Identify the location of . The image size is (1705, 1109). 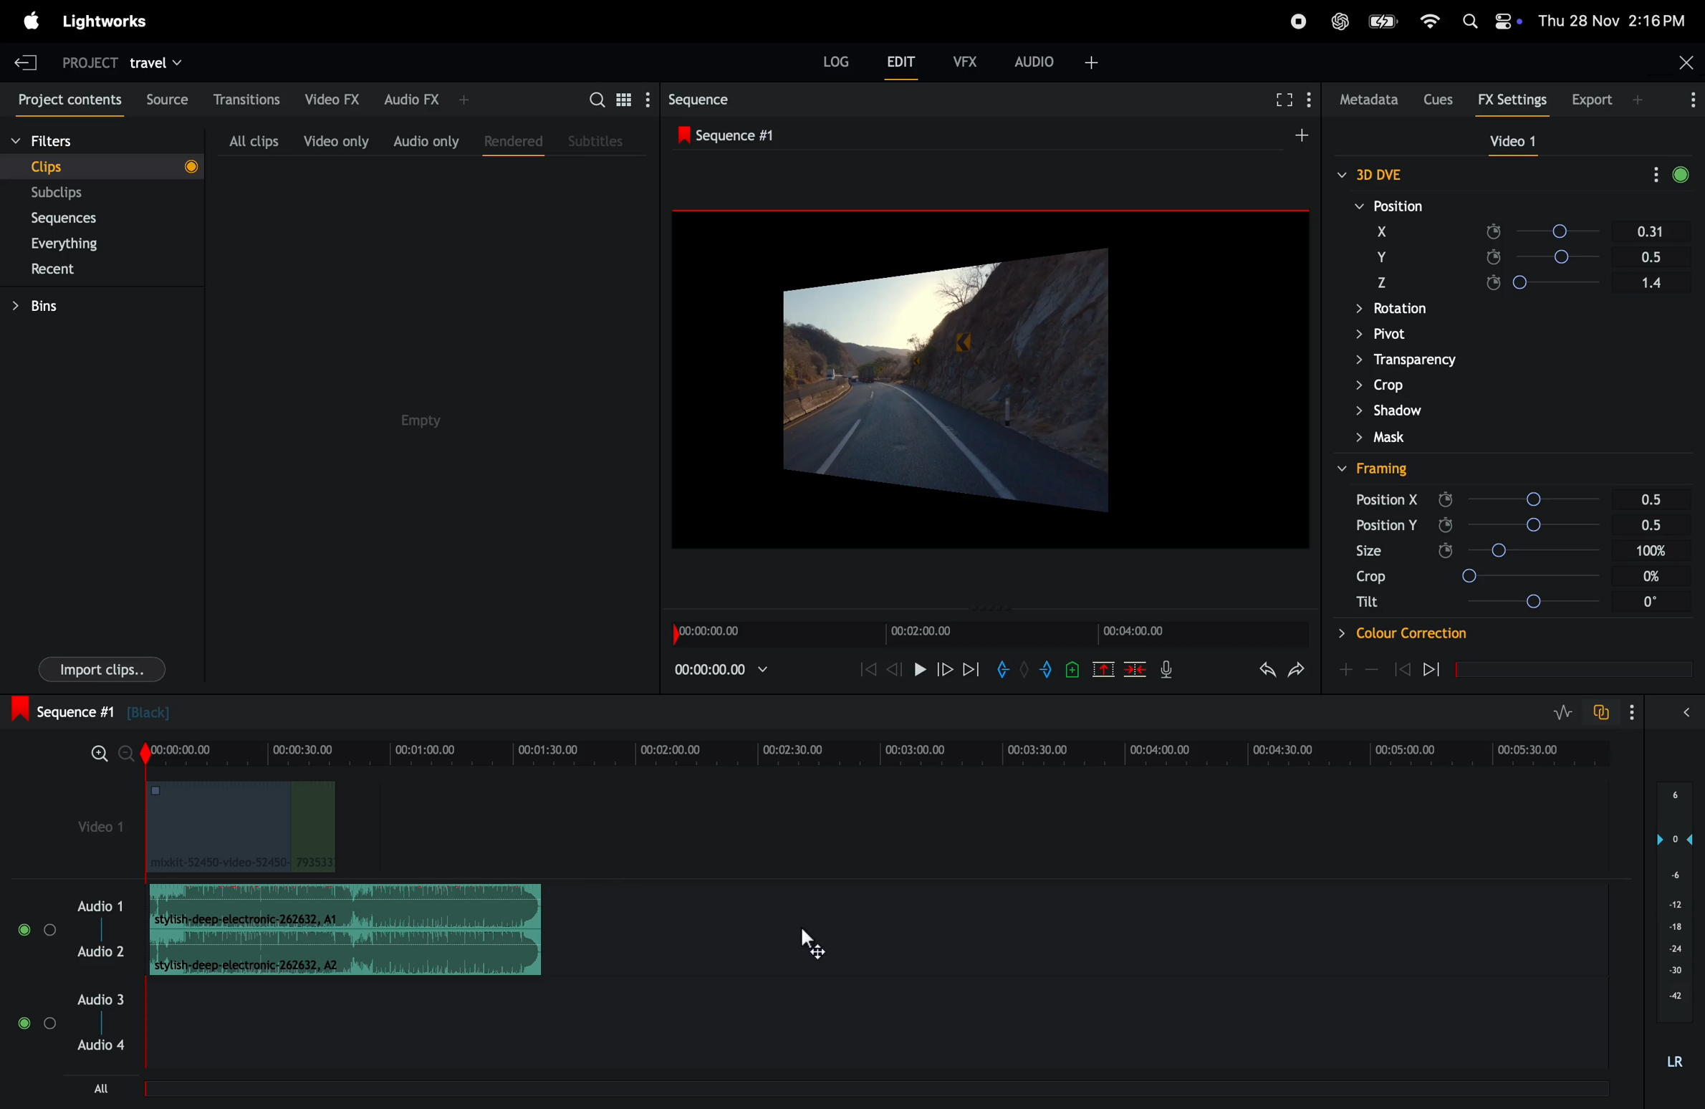
(1540, 602).